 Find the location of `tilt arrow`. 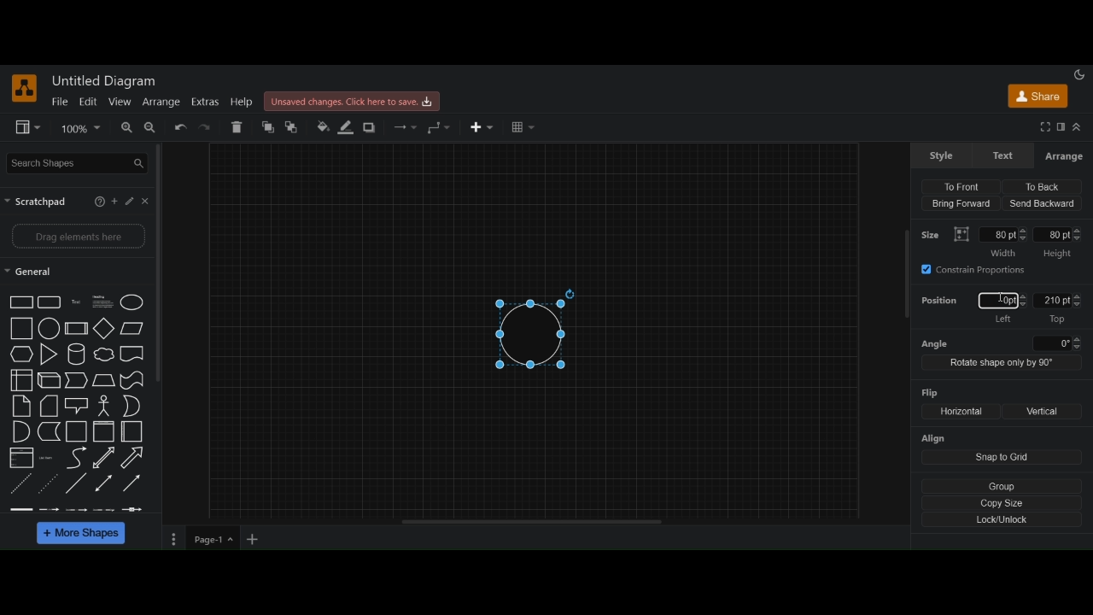

tilt arrow is located at coordinates (104, 458).